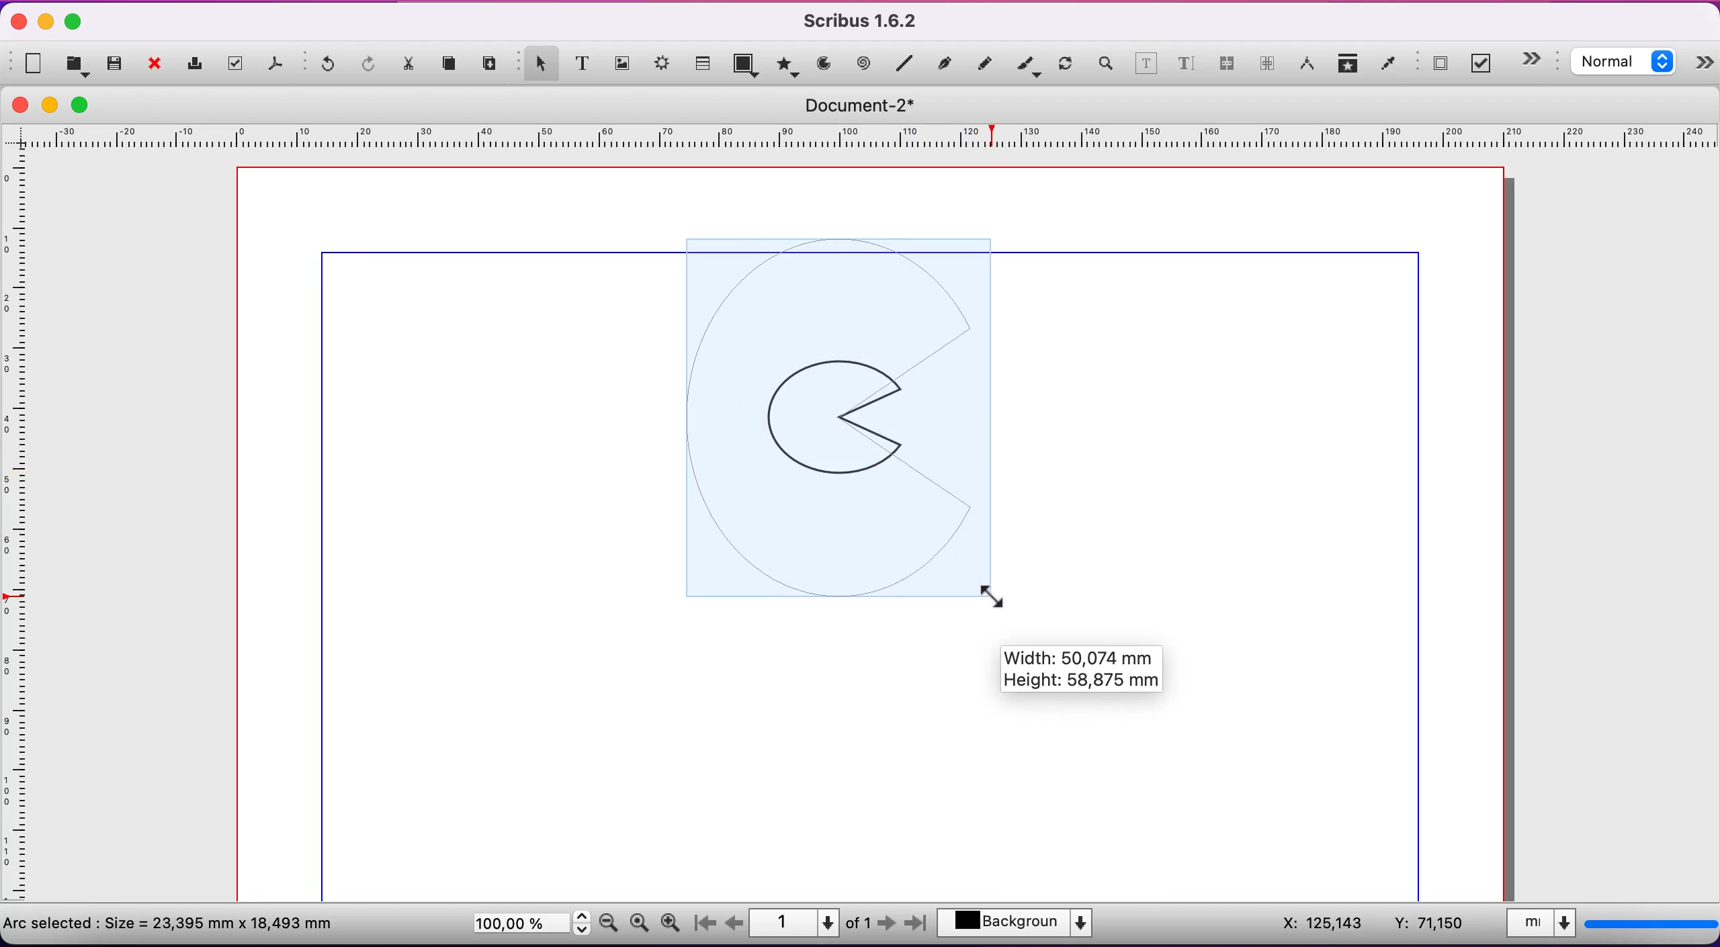 The width and height of the screenshot is (1720, 947). I want to click on table, so click(705, 61).